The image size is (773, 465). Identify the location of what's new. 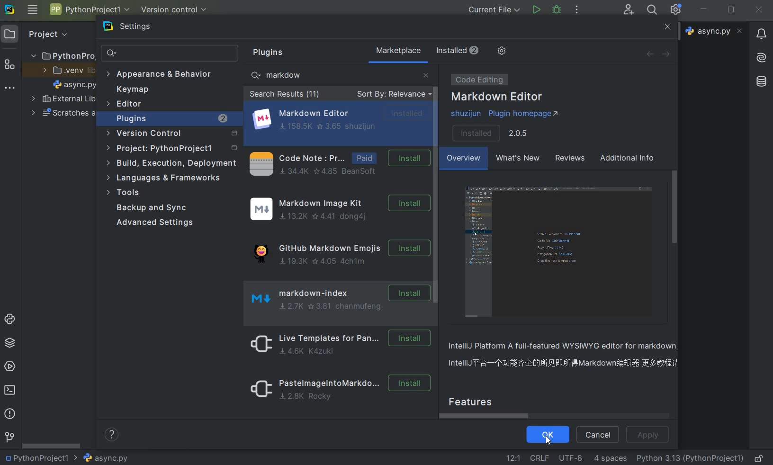
(517, 160).